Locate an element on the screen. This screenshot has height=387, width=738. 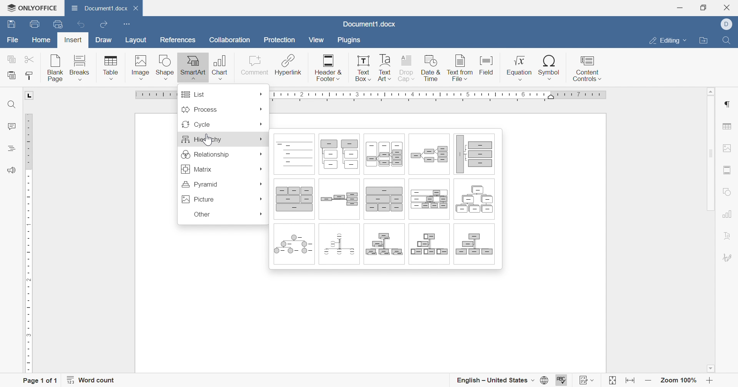
Find is located at coordinates (10, 105).